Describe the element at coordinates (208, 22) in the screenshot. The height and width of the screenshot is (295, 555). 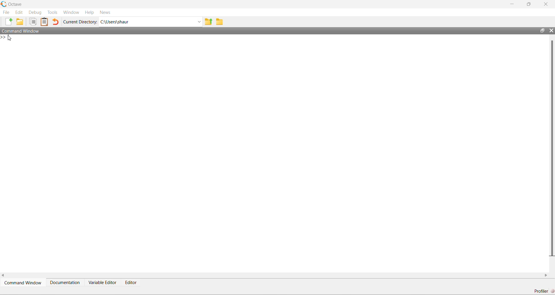
I see `Previous Folder` at that location.